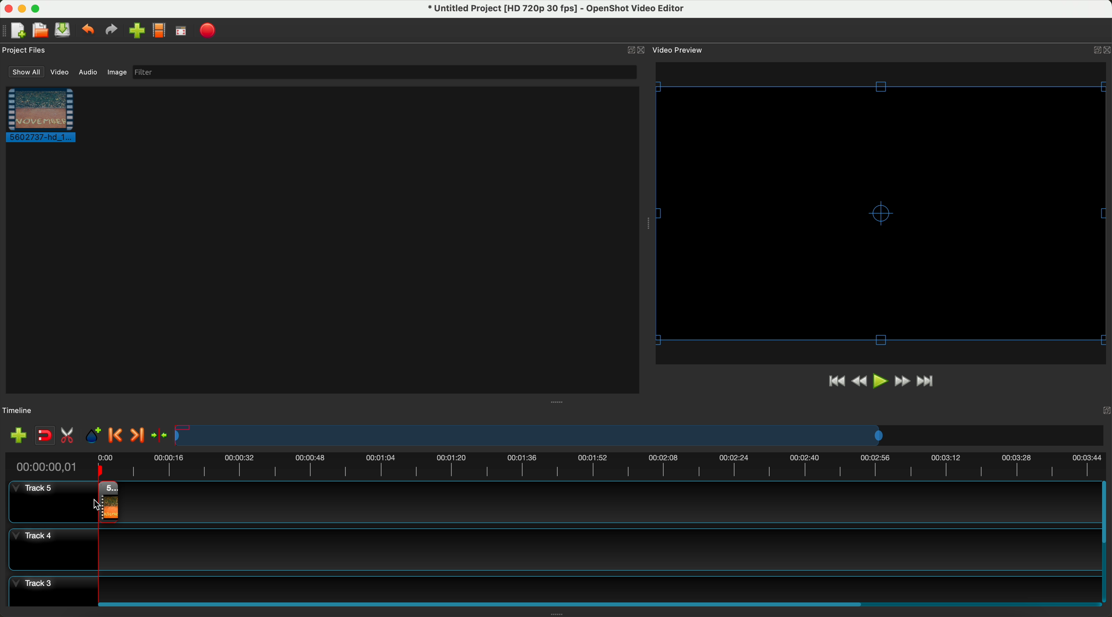 This screenshot has width=1112, height=617. I want to click on previous marker, so click(117, 435).